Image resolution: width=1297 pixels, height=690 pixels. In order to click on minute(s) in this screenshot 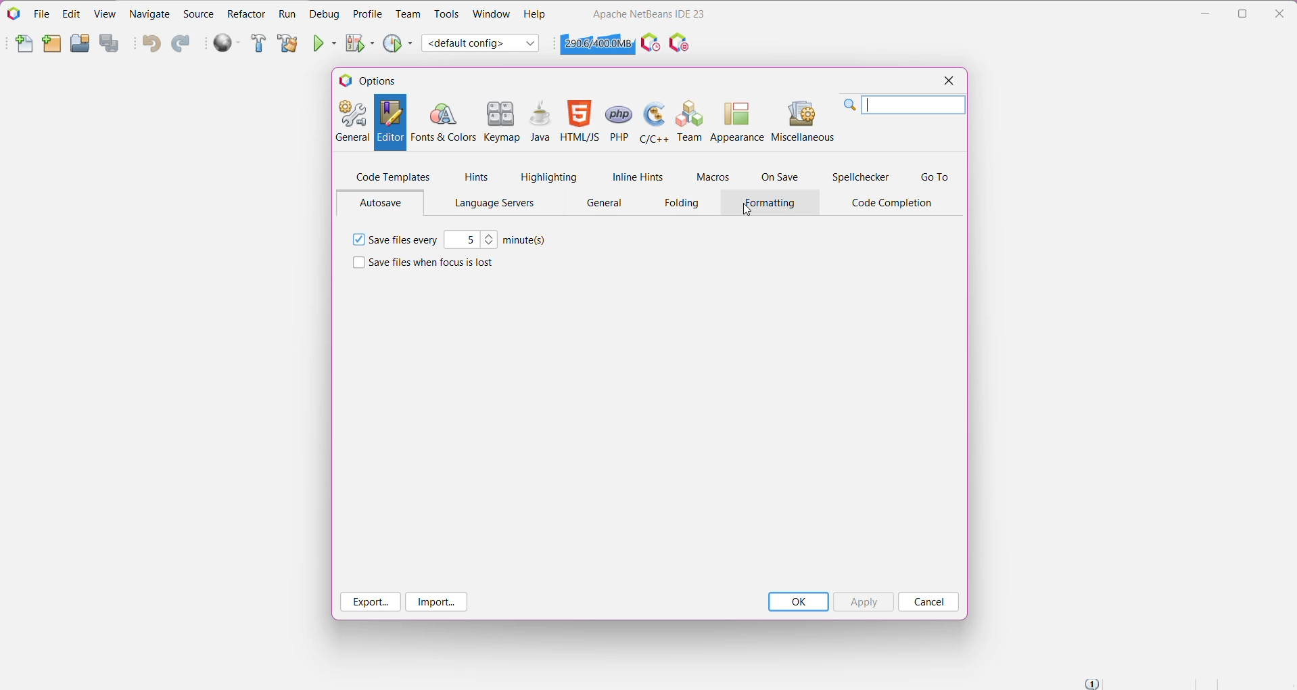, I will do `click(525, 241)`.